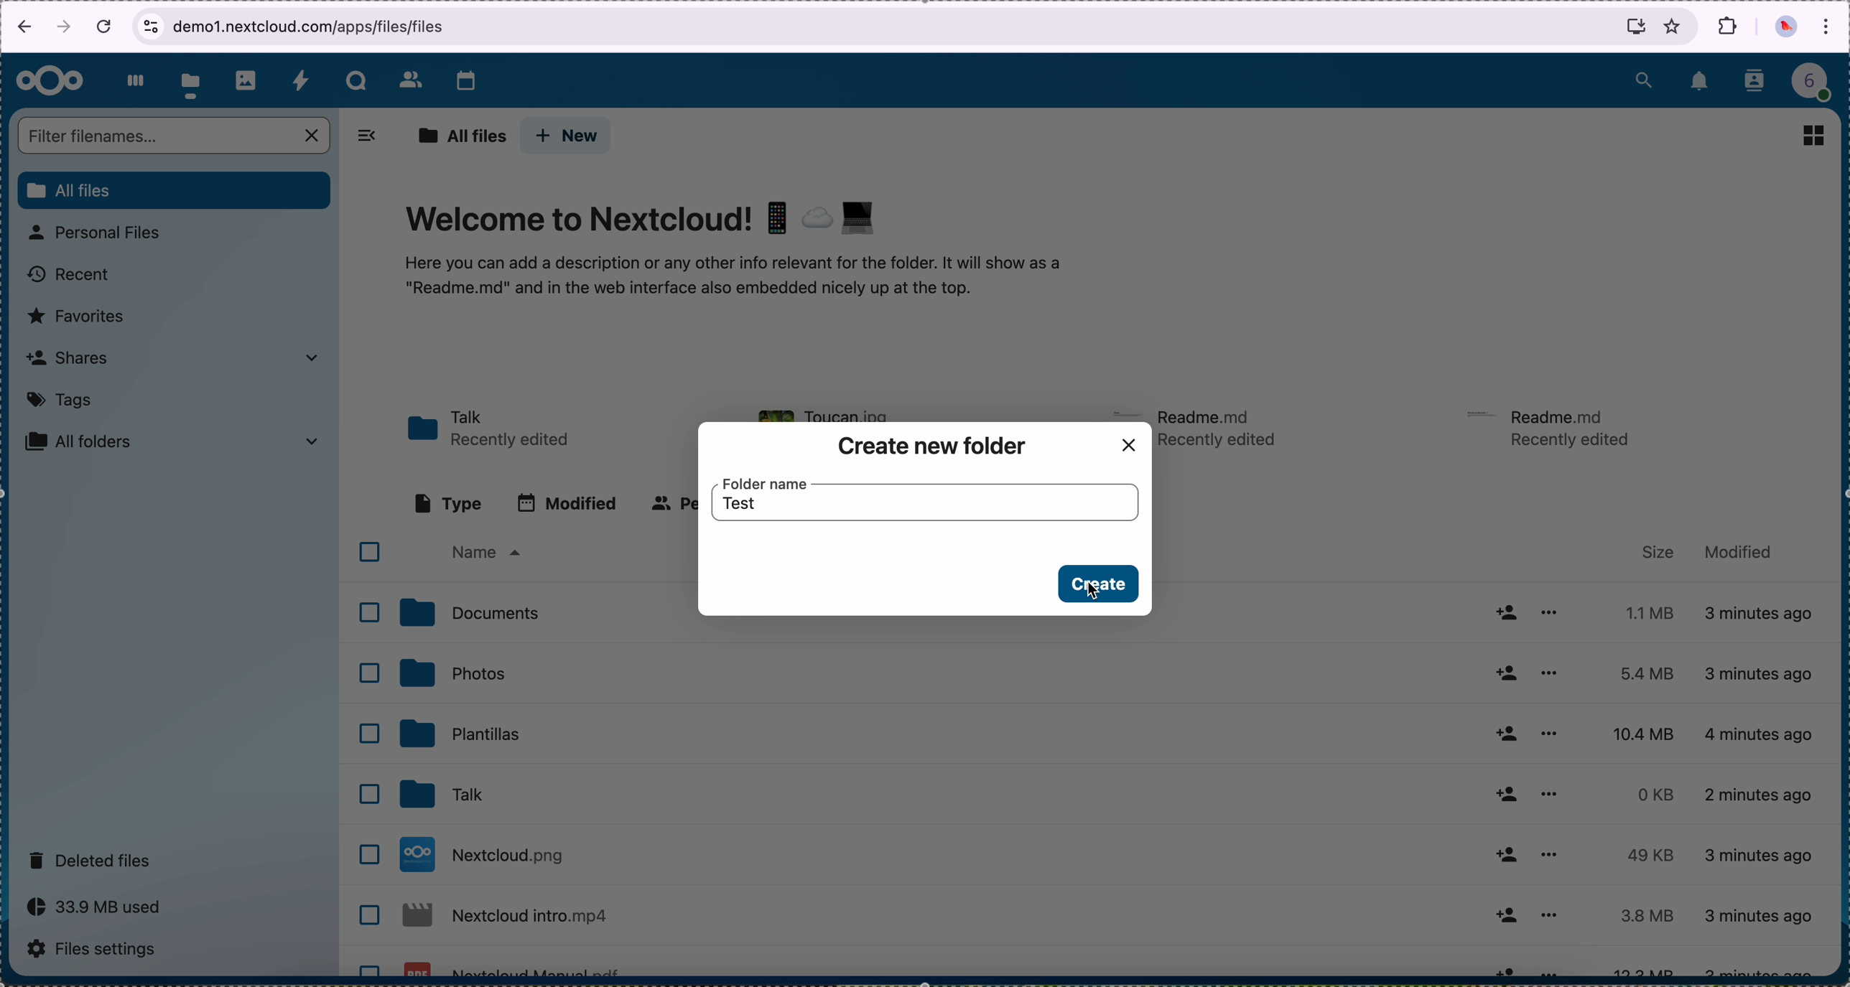  Describe the element at coordinates (730, 281) in the screenshot. I see `welcome text` at that location.